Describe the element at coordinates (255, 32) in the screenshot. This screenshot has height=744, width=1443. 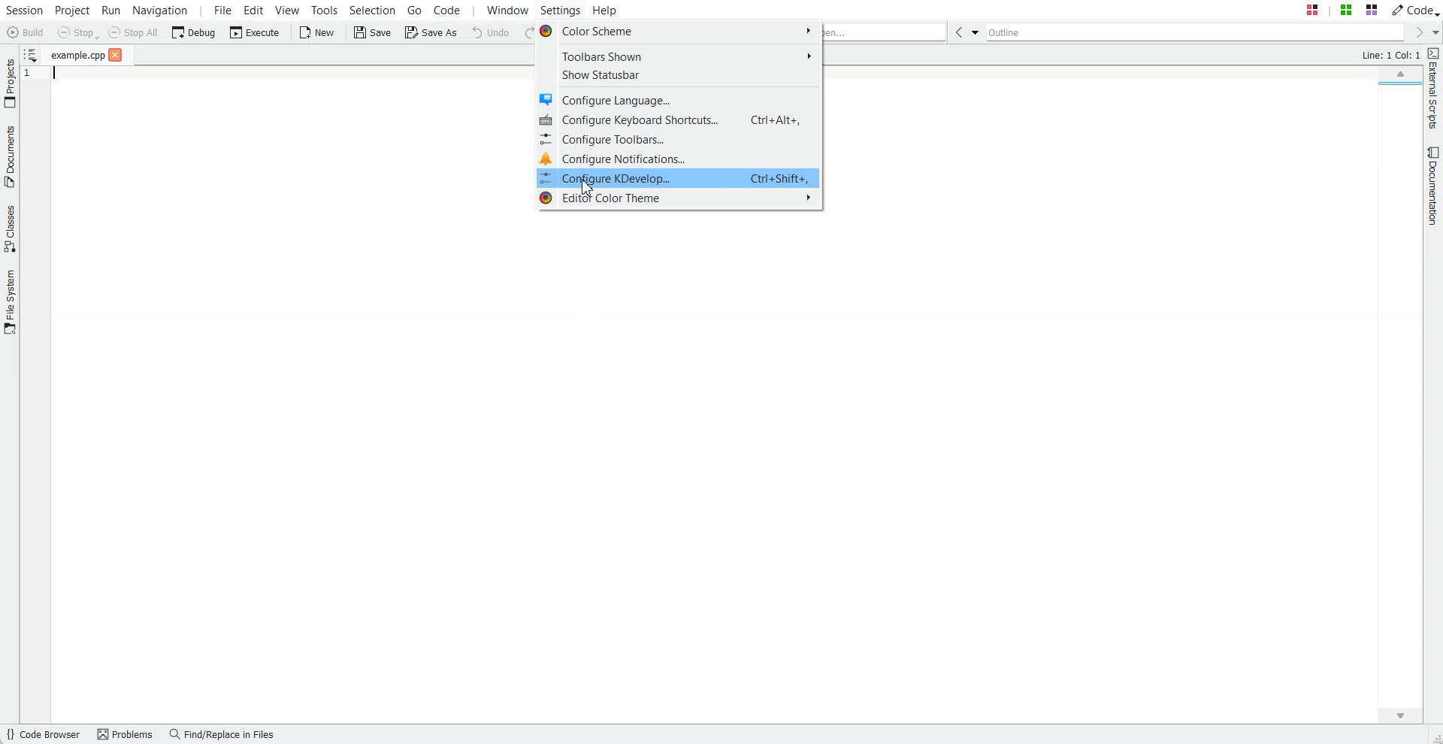
I see `Execute` at that location.